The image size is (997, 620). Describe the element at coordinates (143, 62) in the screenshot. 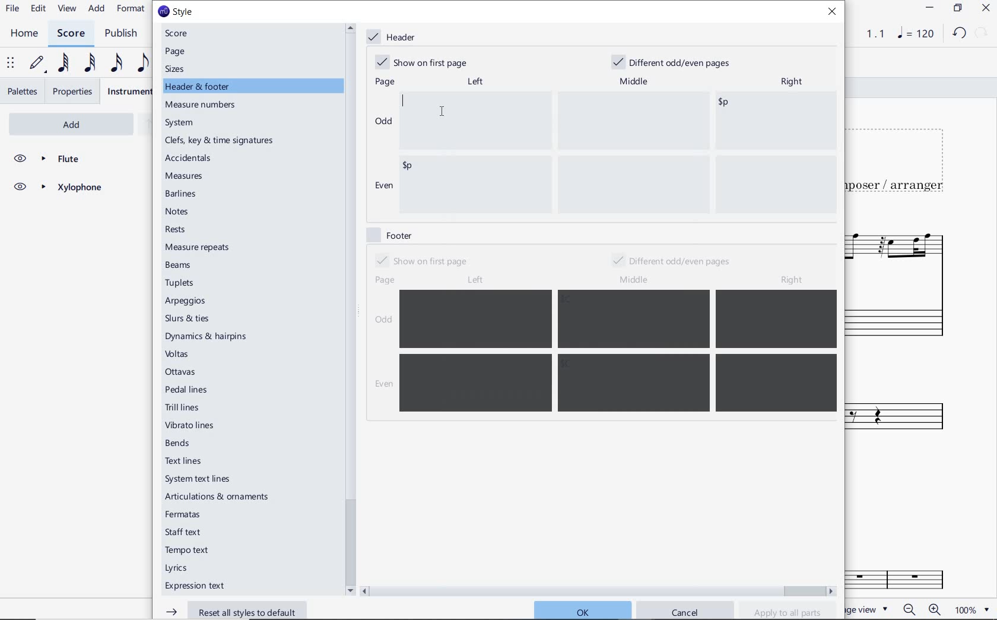

I see `EIGHTH NOTE` at that location.